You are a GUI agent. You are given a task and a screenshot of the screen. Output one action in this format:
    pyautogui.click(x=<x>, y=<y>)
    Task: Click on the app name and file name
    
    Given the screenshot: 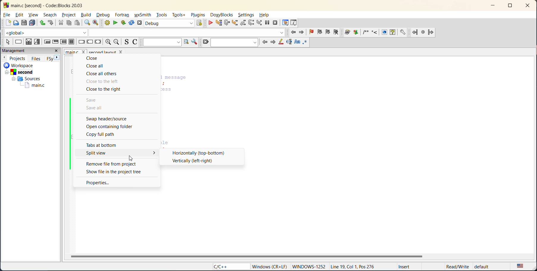 What is the action you would take?
    pyautogui.click(x=57, y=5)
    